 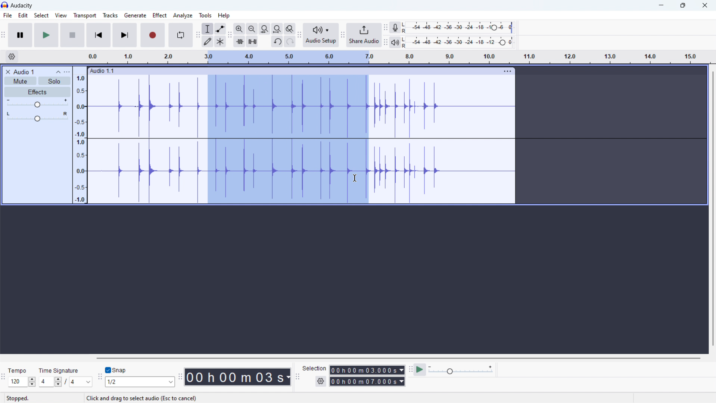 I want to click on amplitude, so click(x=80, y=135).